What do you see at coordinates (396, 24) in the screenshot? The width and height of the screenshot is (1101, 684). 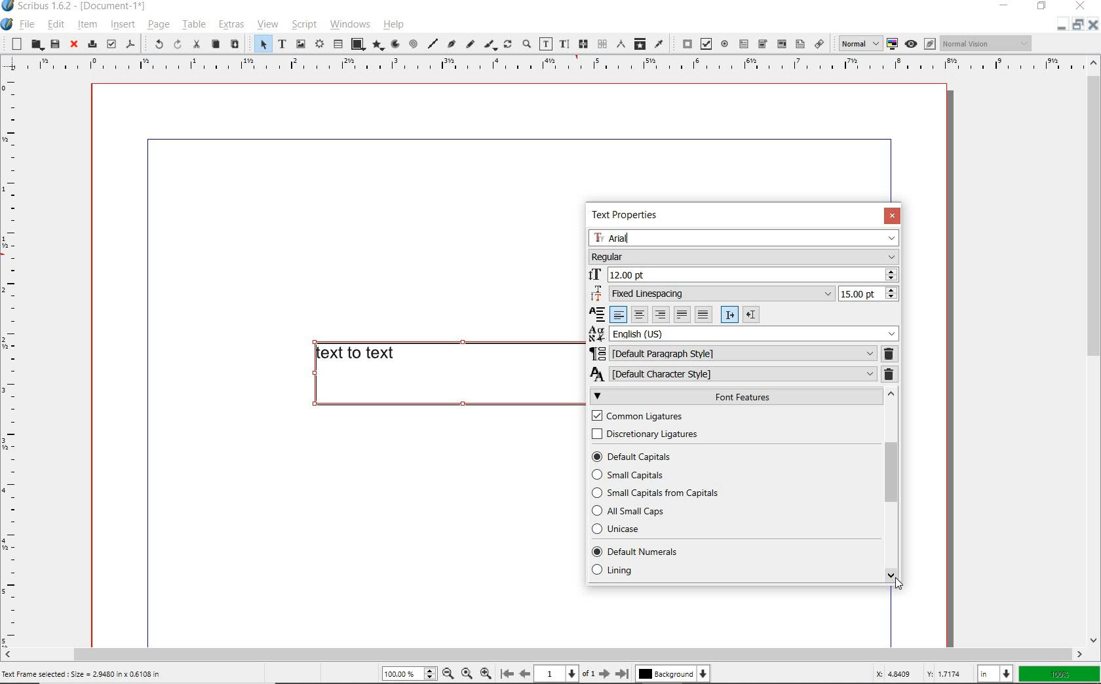 I see `help` at bounding box center [396, 24].